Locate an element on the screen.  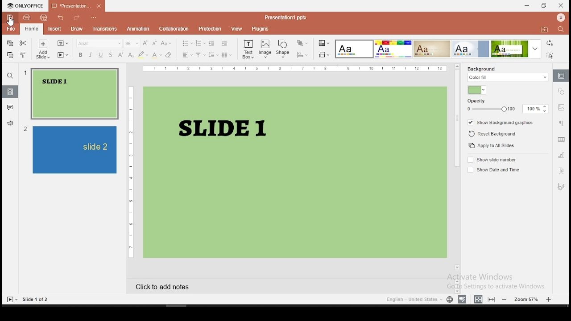
italics is located at coordinates (91, 54).